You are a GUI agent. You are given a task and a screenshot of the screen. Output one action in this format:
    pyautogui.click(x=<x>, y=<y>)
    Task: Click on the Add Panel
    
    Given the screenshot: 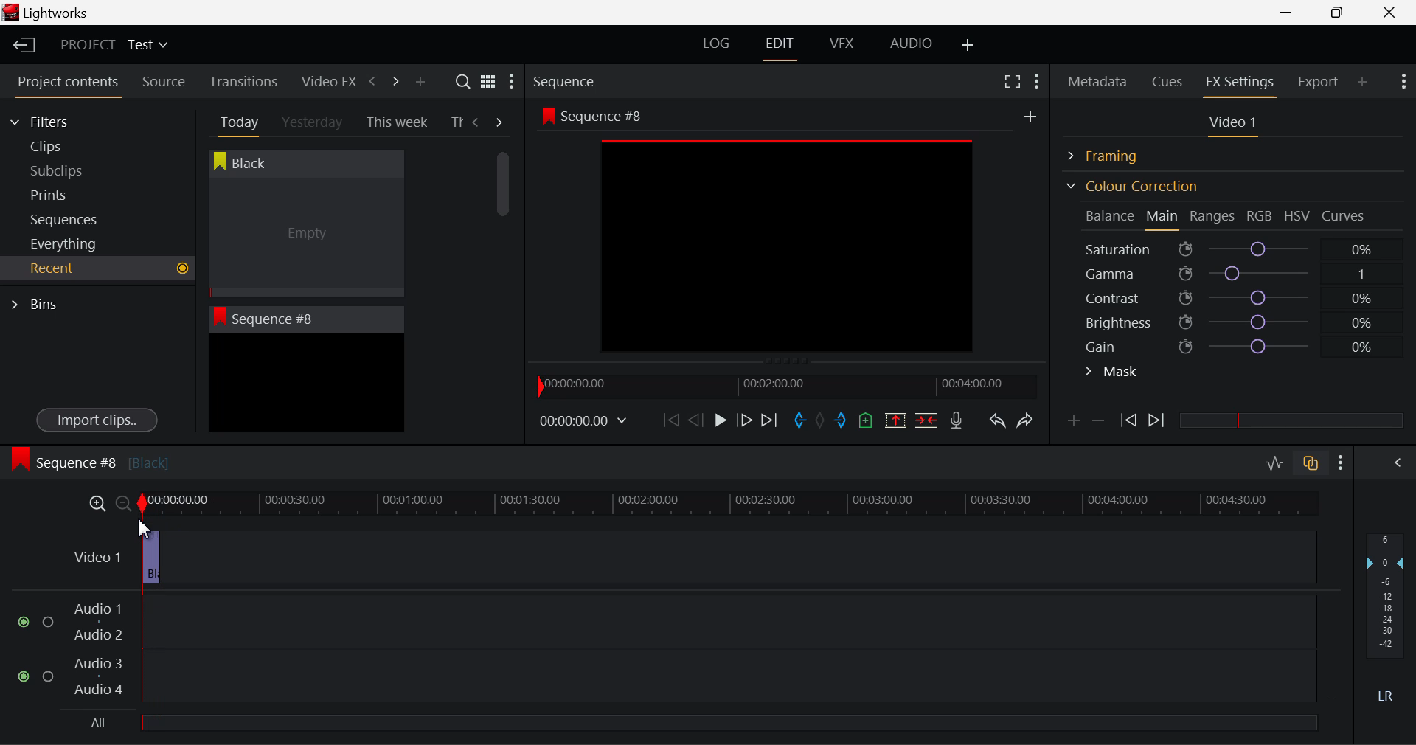 What is the action you would take?
    pyautogui.click(x=420, y=83)
    